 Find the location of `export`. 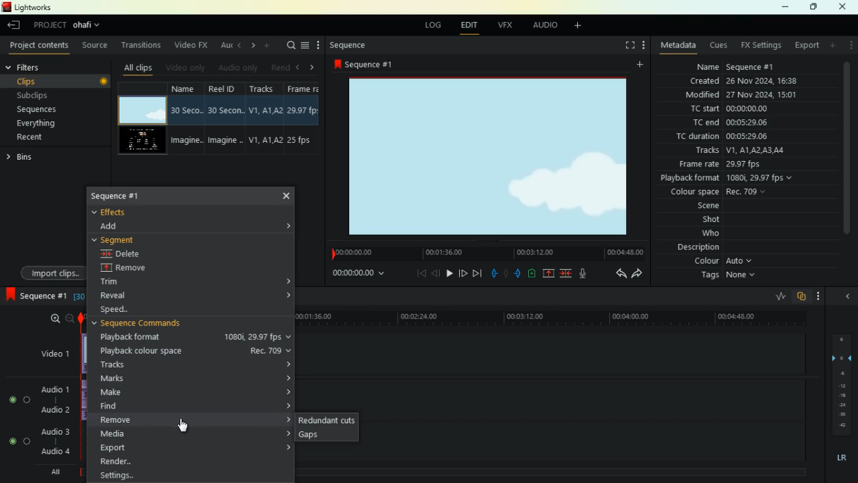

export is located at coordinates (194, 449).